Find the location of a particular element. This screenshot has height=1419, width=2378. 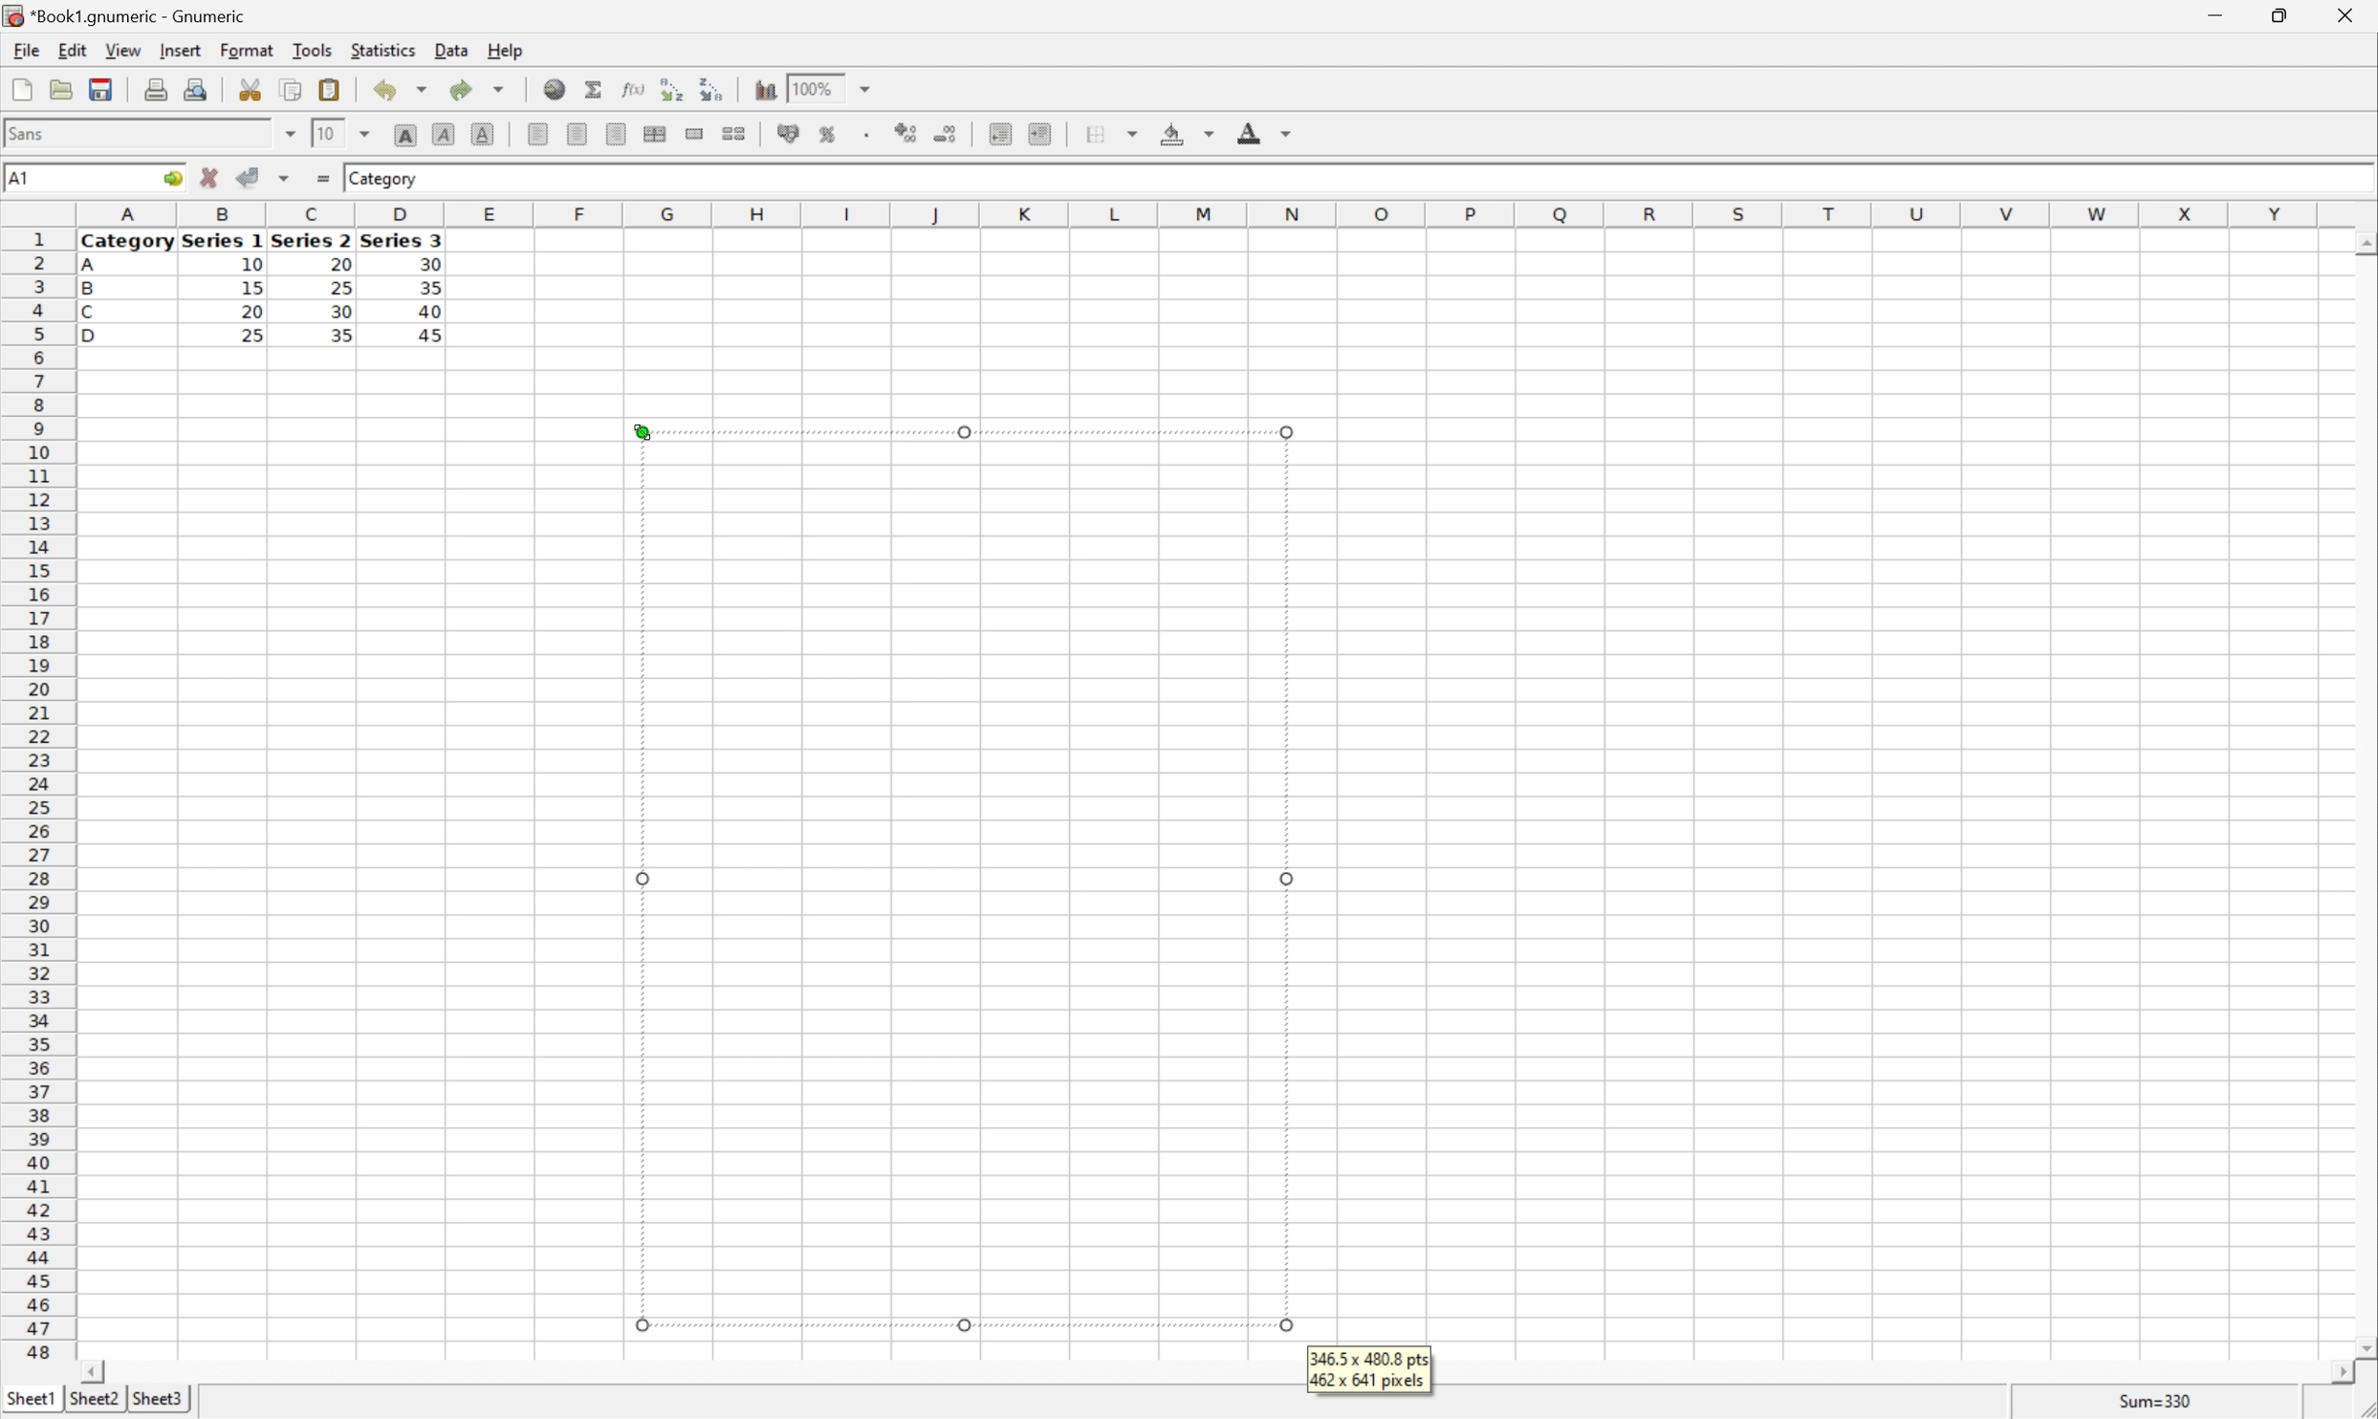

Sum=0 is located at coordinates (2160, 1405).